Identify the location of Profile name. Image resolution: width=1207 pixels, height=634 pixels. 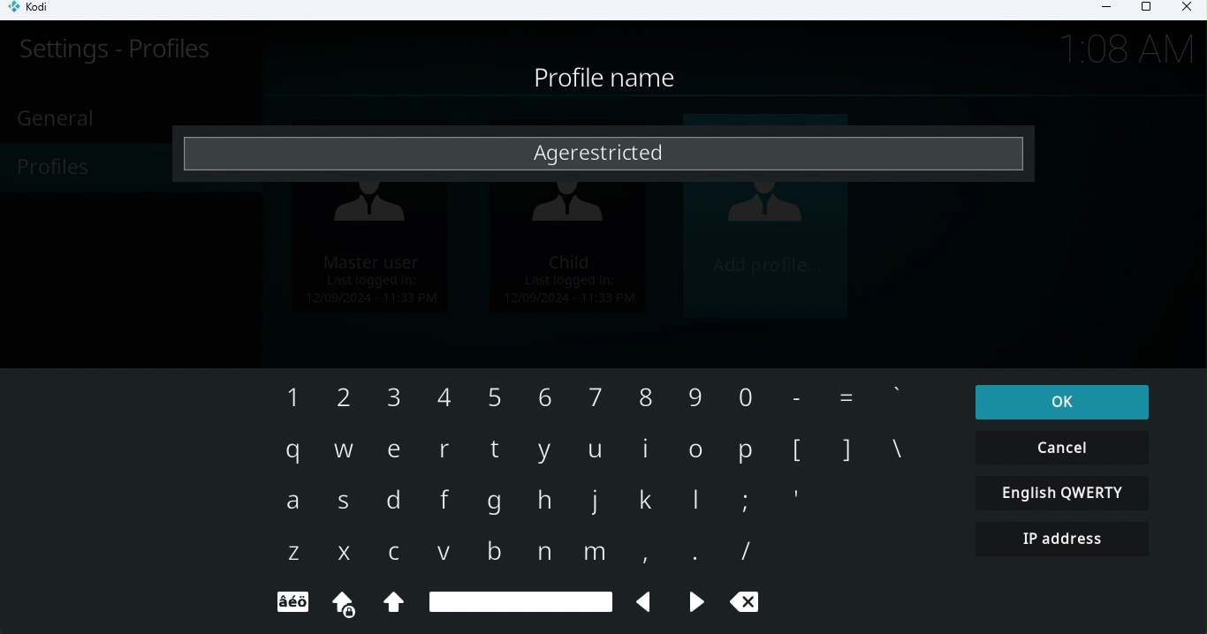
(608, 78).